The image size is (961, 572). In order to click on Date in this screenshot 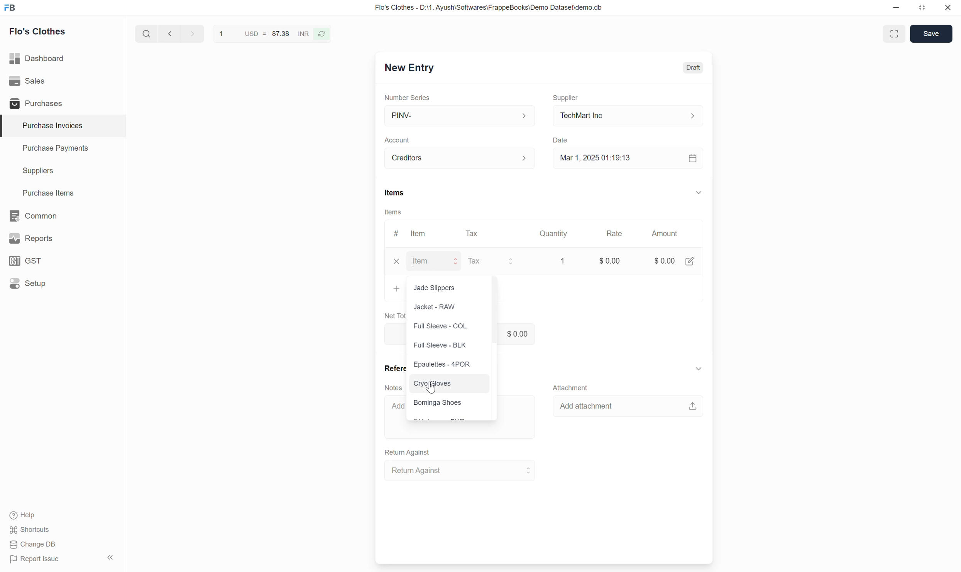, I will do `click(562, 138)`.